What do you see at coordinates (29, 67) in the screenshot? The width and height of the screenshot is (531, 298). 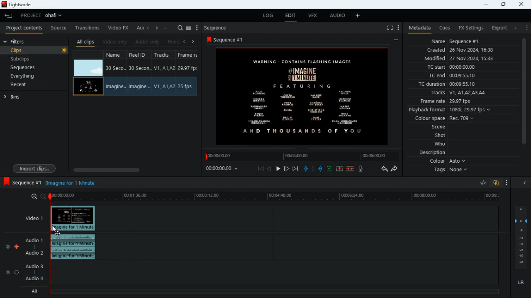 I see `sequences` at bounding box center [29, 67].